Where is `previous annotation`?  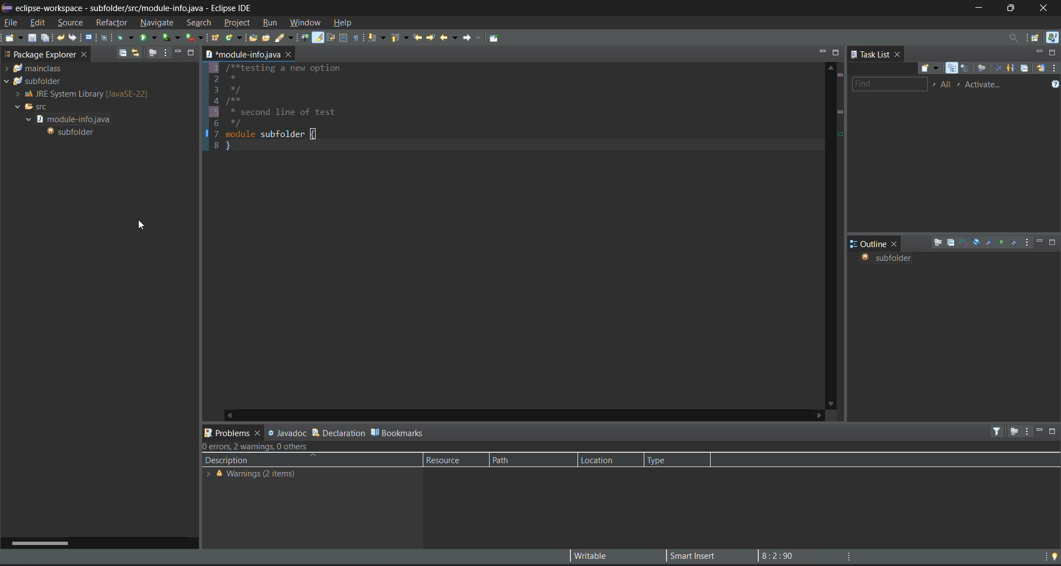
previous annotation is located at coordinates (402, 38).